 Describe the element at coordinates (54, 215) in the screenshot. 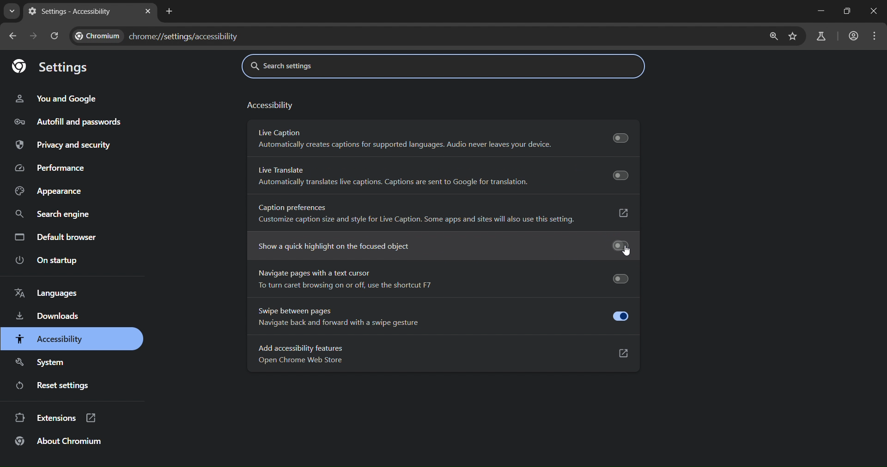

I see `search engine` at that location.